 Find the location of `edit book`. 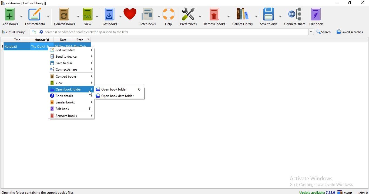

edit book is located at coordinates (316, 16).